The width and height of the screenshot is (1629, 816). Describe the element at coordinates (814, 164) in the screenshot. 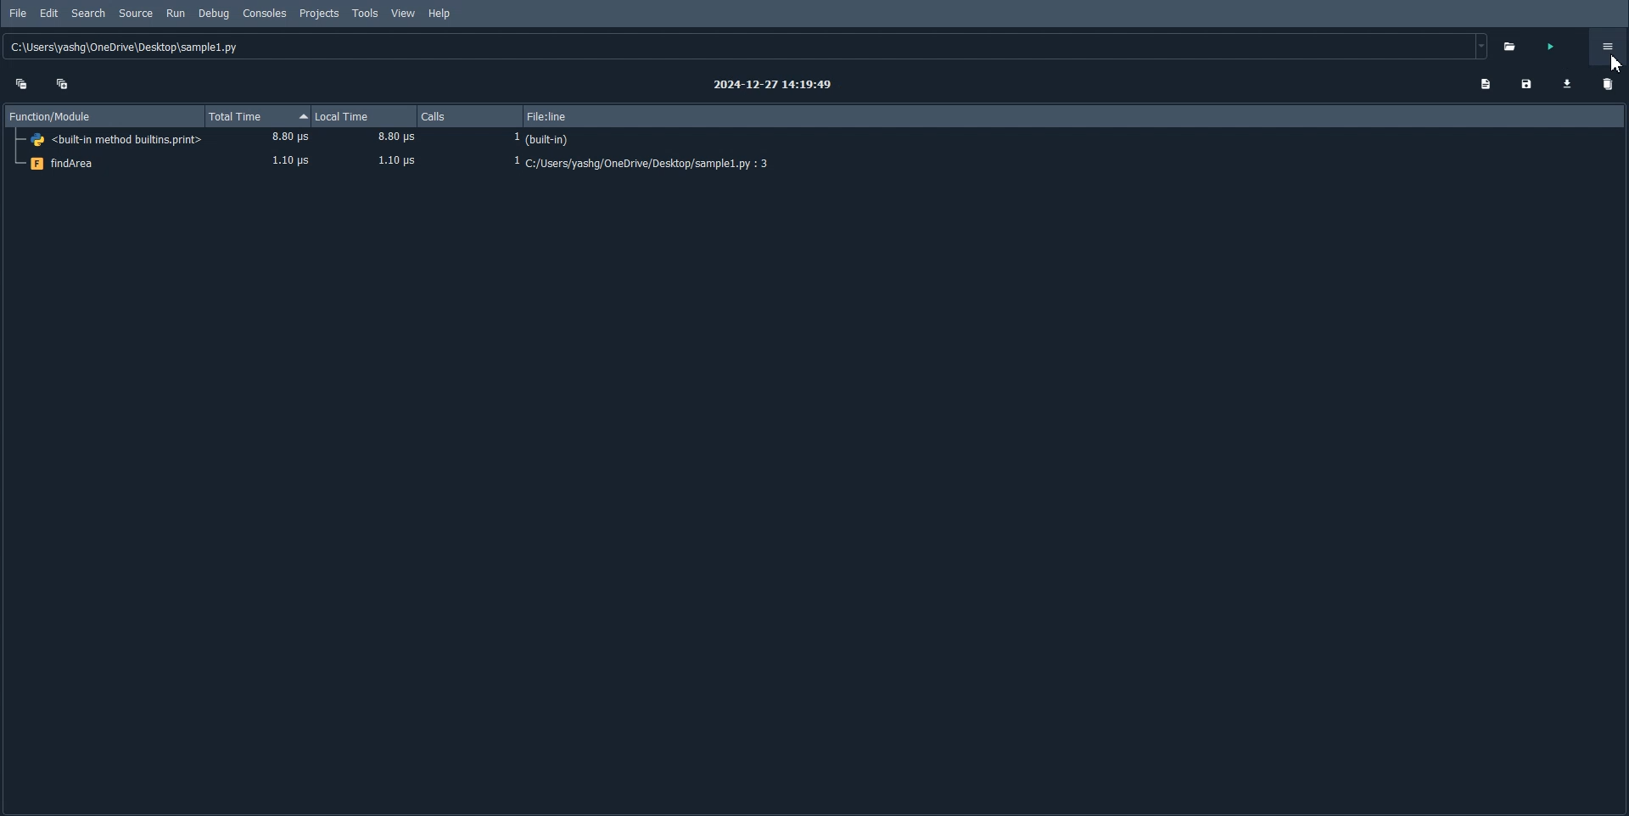

I see `findArea file` at that location.